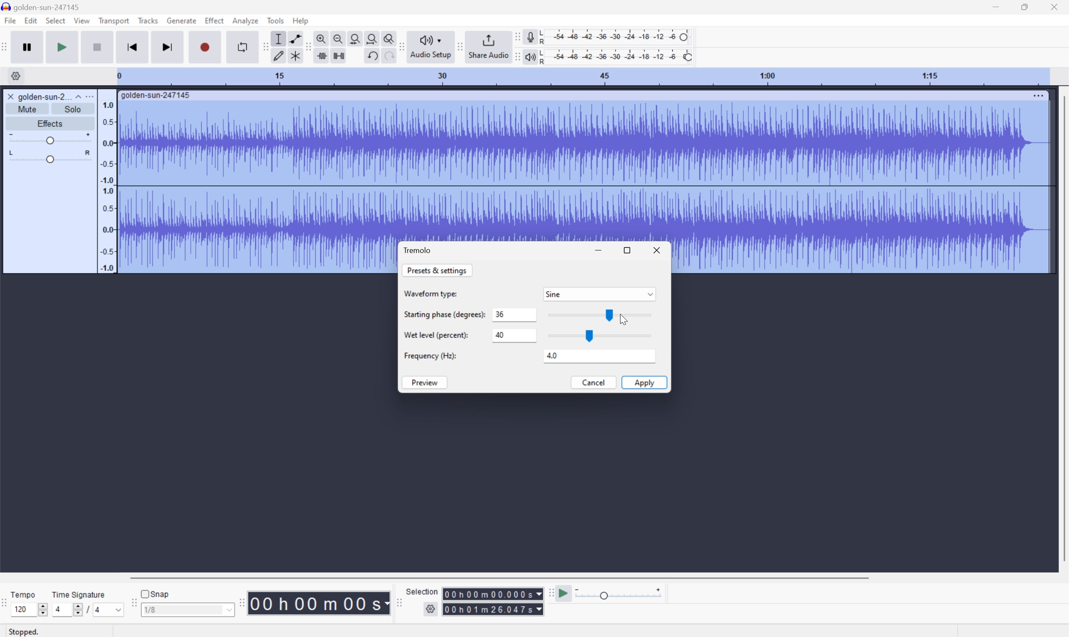 The image size is (1069, 637). What do you see at coordinates (492, 594) in the screenshot?
I see `Selection` at bounding box center [492, 594].